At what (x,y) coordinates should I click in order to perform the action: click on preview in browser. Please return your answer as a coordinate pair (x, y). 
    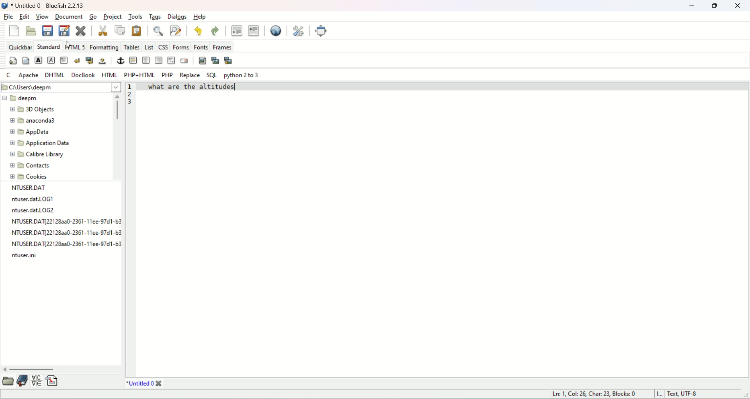
    Looking at the image, I should click on (276, 31).